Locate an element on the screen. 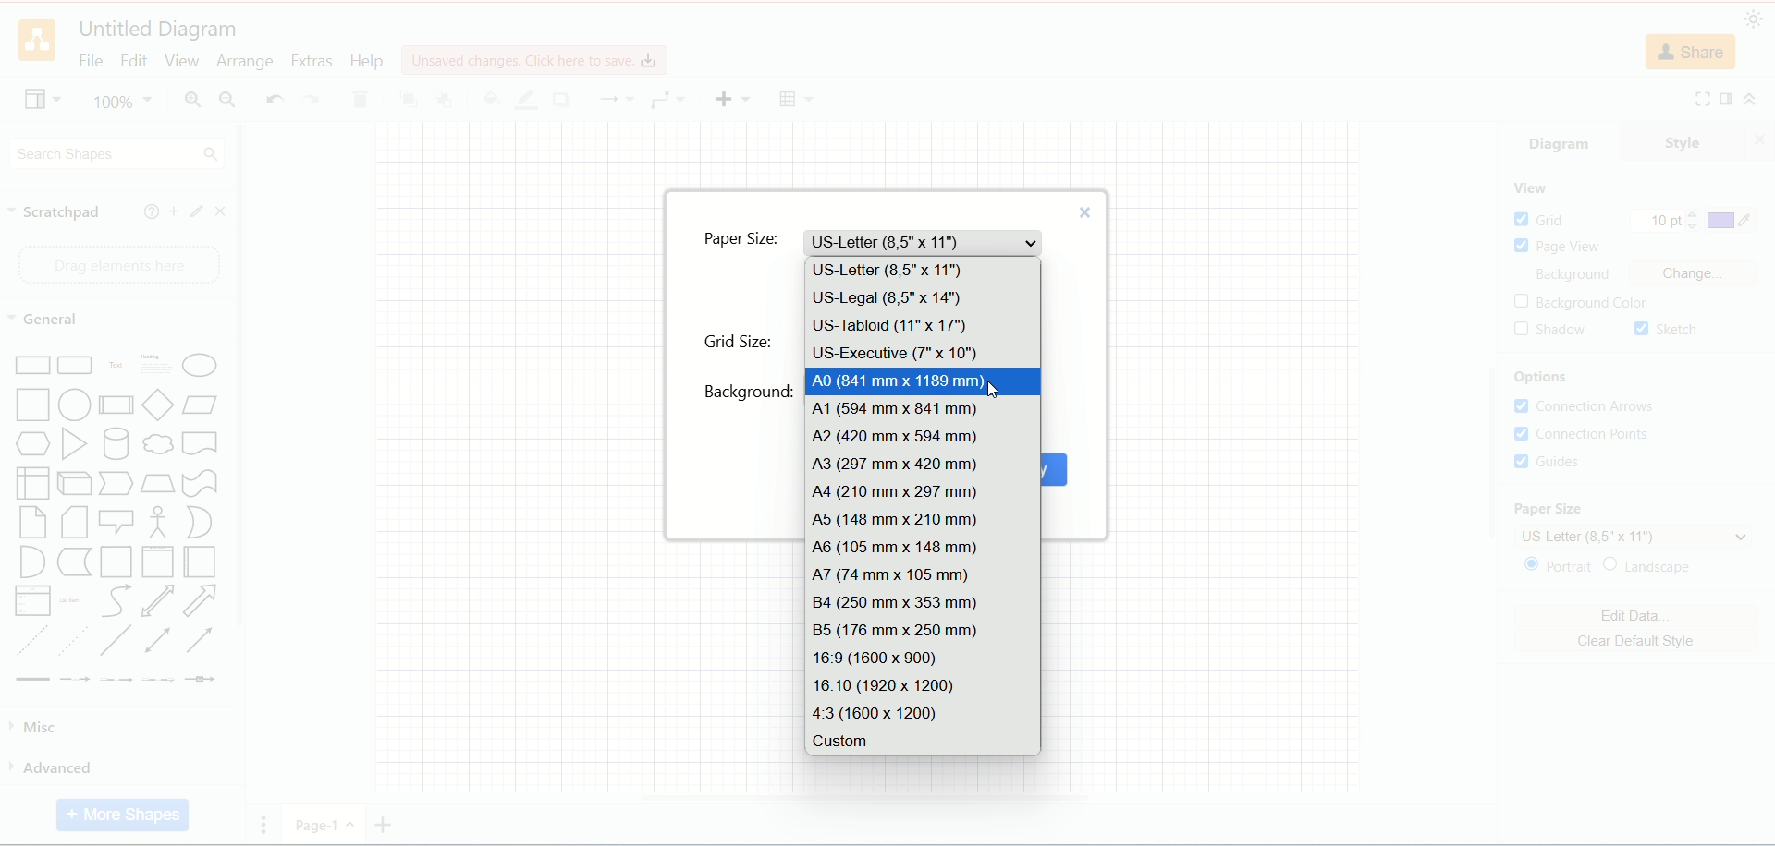 This screenshot has height=846, width=1775. 4:3 is located at coordinates (922, 713).